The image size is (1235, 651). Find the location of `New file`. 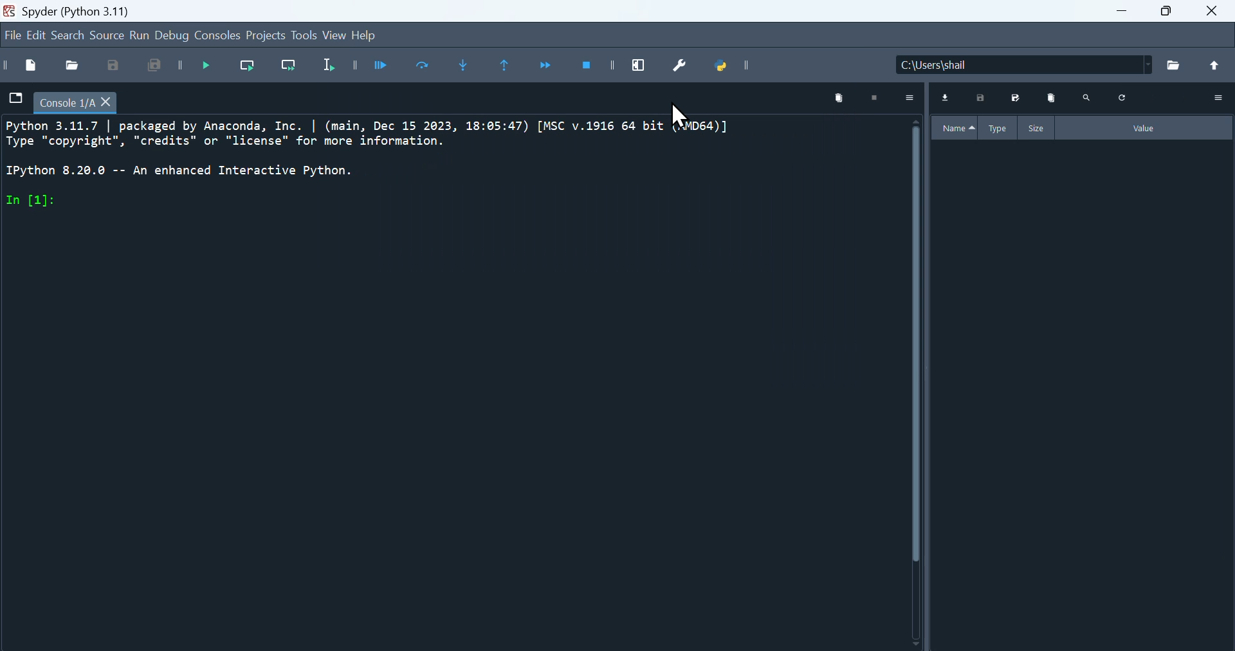

New file is located at coordinates (23, 66).